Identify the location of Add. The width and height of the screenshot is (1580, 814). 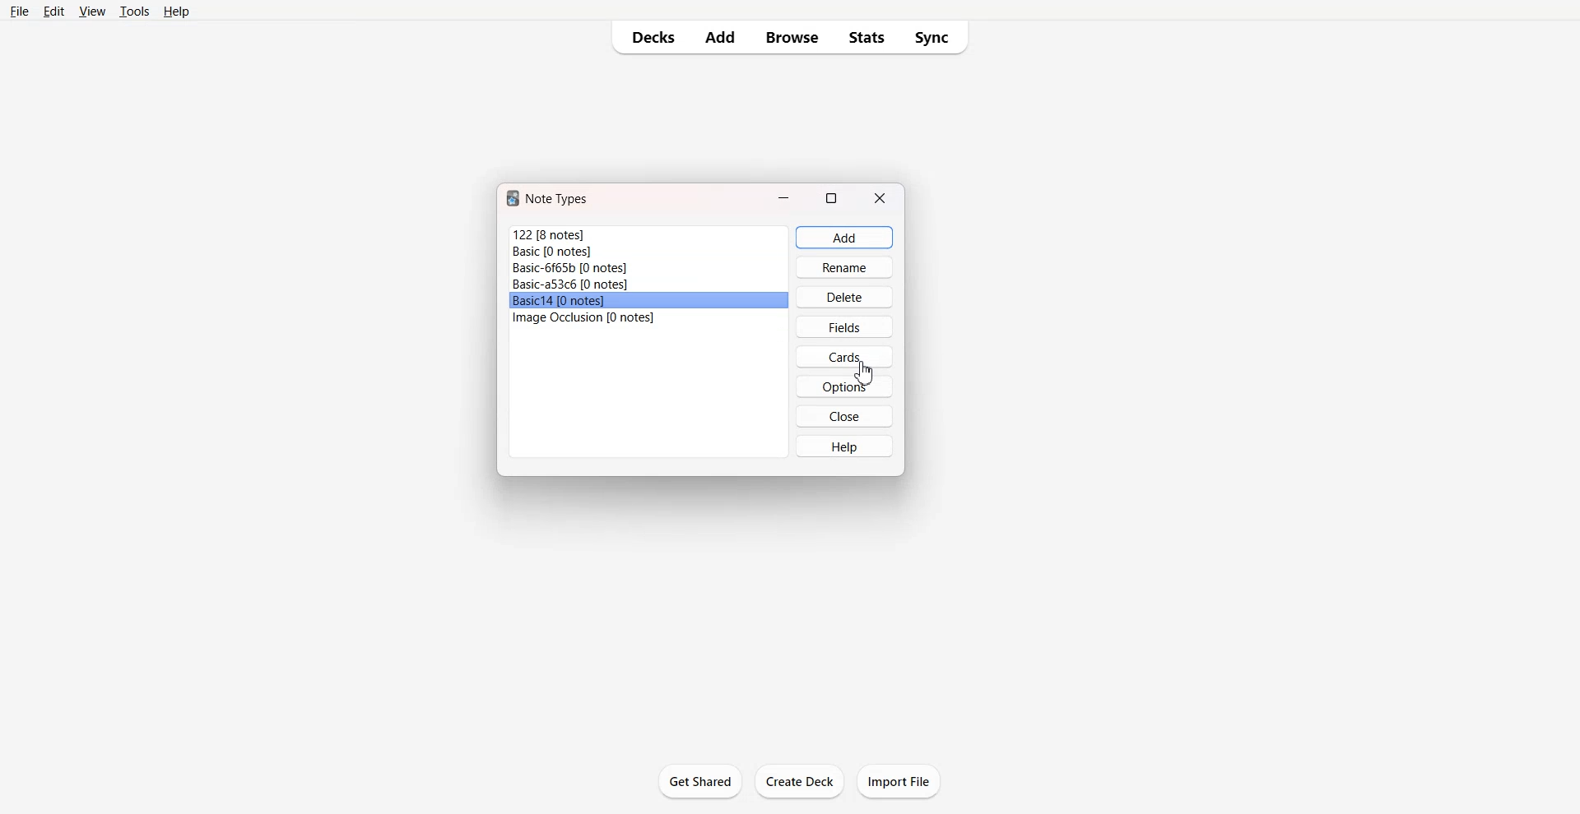
(722, 38).